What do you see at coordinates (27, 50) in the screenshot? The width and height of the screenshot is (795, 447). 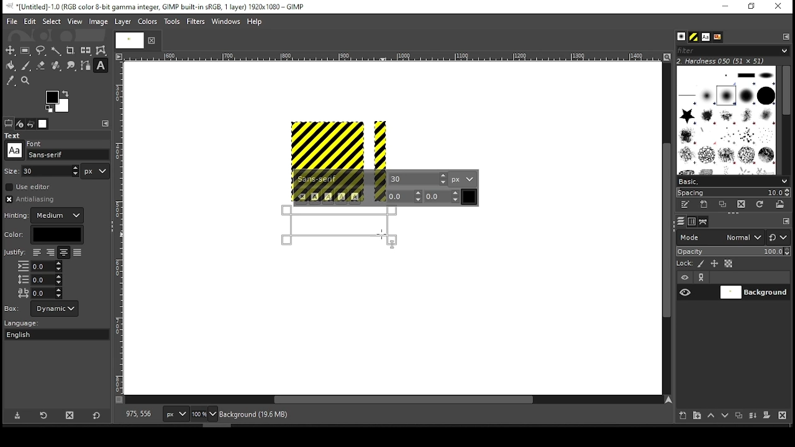 I see `rectangular selection tool` at bounding box center [27, 50].